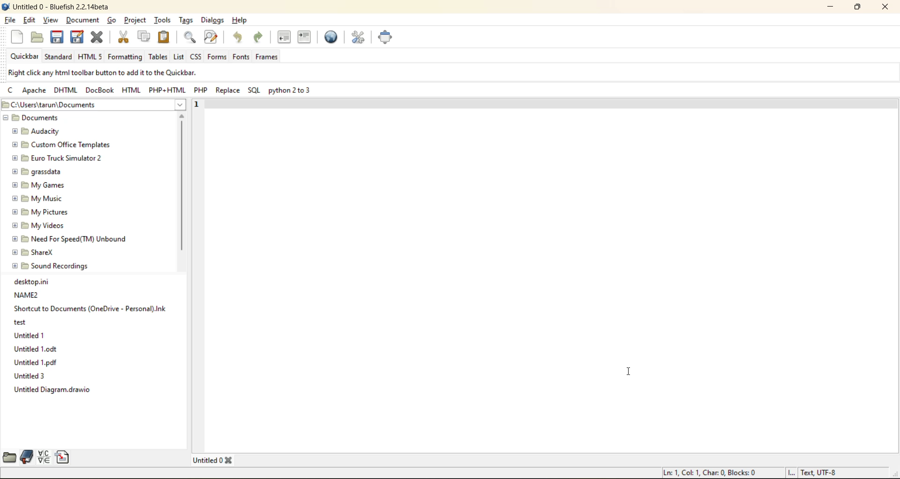 The height and width of the screenshot is (479, 900). Describe the element at coordinates (44, 457) in the screenshot. I see `charmap` at that location.